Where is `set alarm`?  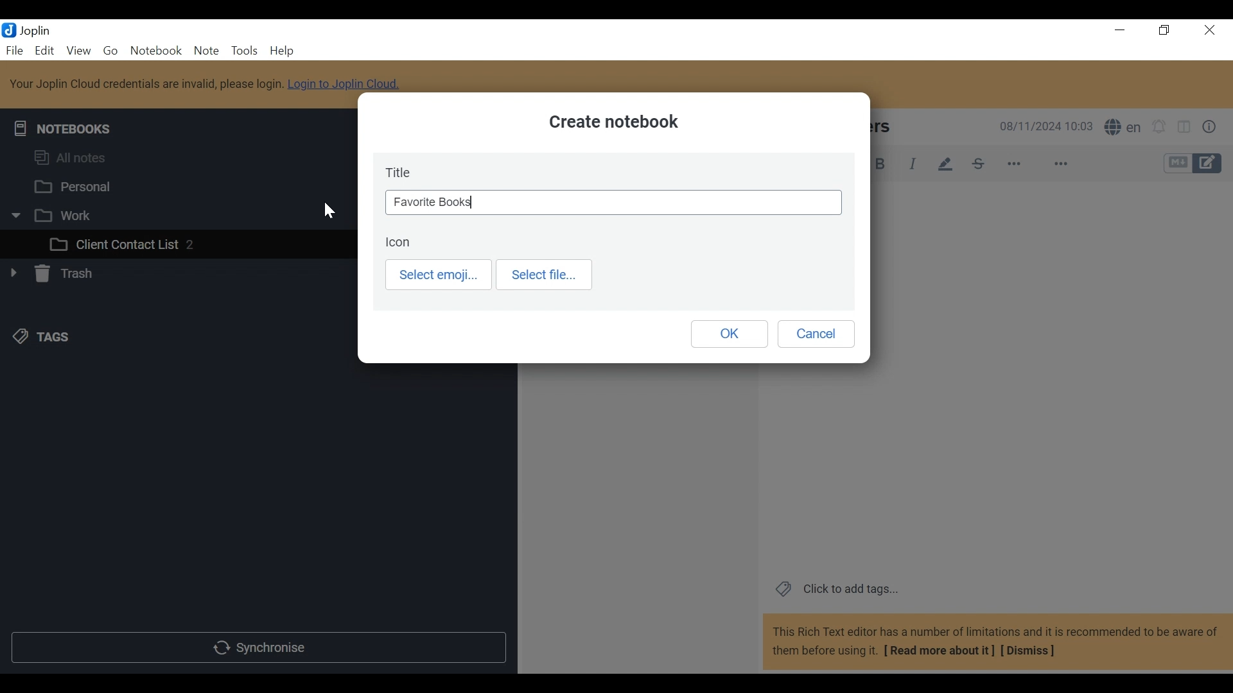 set alarm is located at coordinates (1157, 127).